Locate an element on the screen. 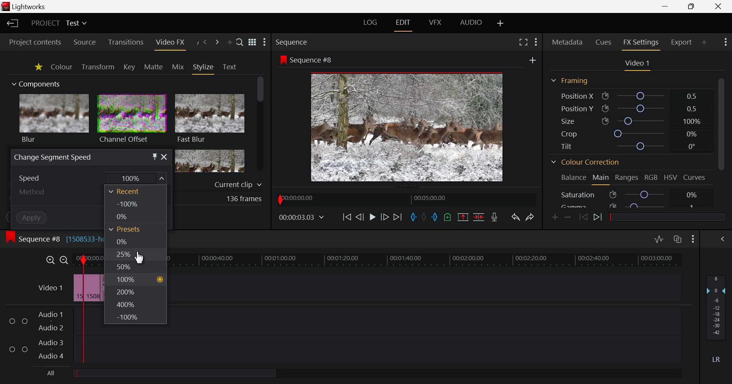 This screenshot has height=384, width=732. Cursor on Play is located at coordinates (372, 217).